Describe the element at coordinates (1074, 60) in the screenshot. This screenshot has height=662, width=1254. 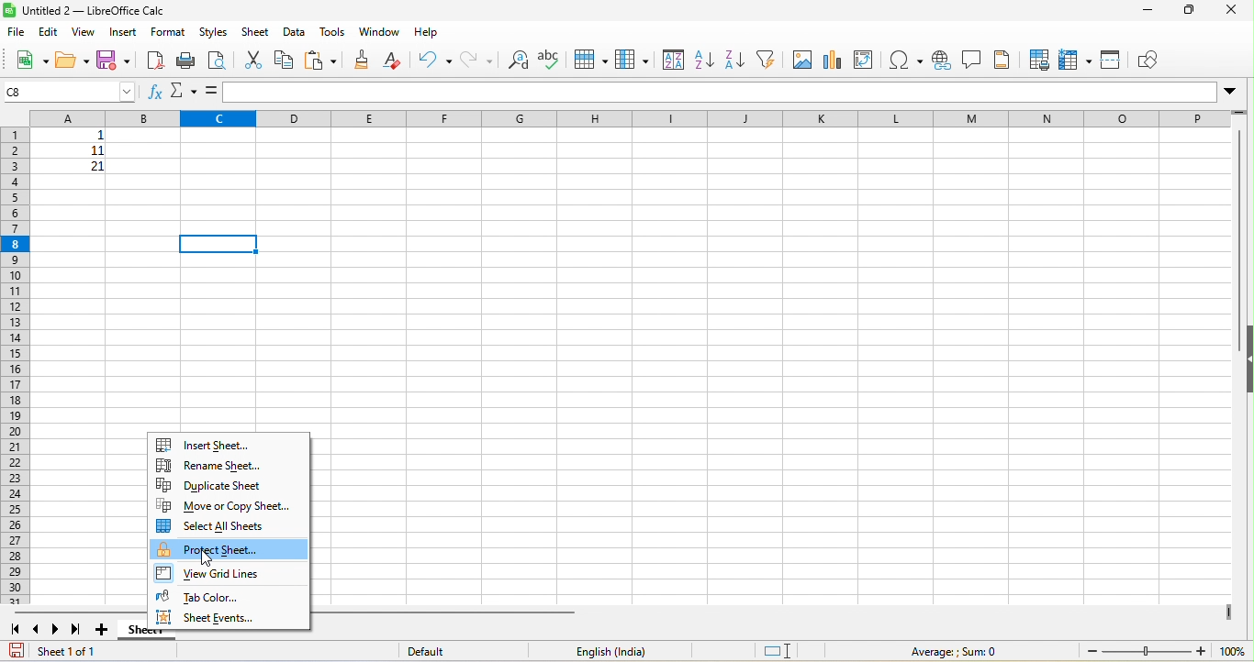
I see `freeze rows and columns` at that location.